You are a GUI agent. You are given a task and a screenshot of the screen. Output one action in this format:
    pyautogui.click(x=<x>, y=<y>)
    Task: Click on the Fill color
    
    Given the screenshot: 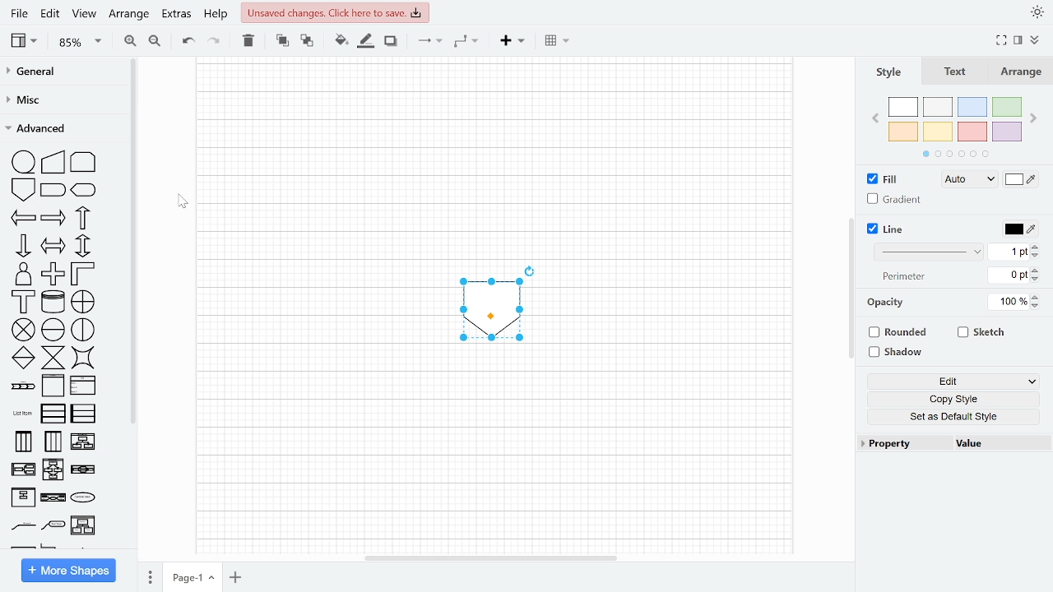 What is the action you would take?
    pyautogui.click(x=341, y=43)
    